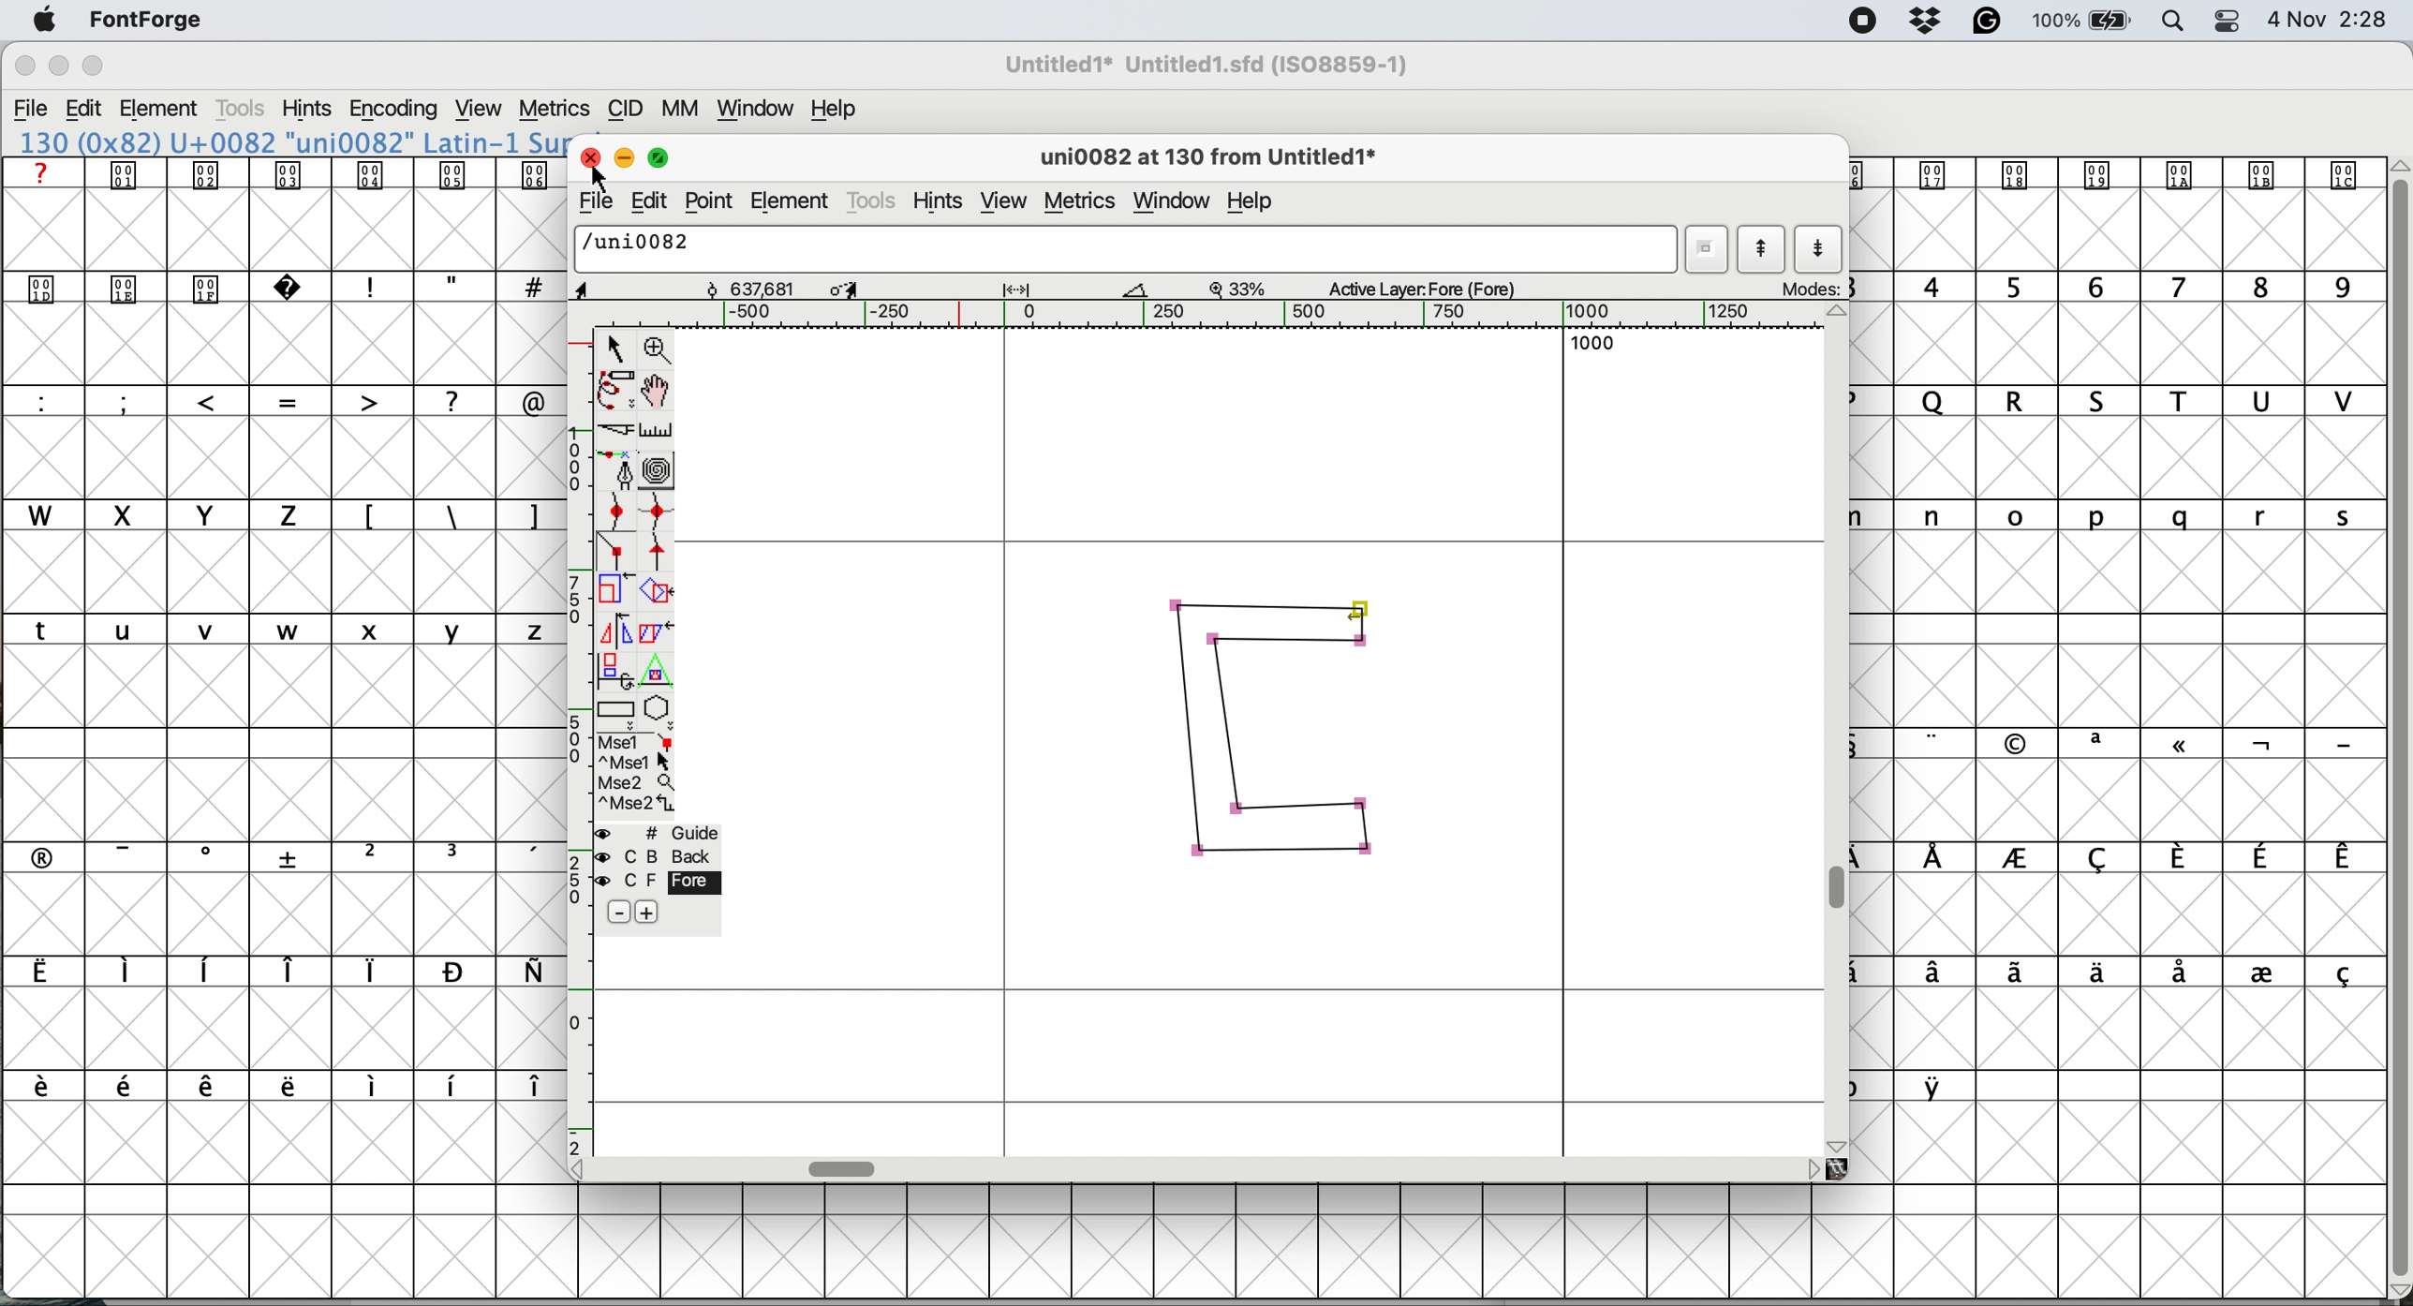 The height and width of the screenshot is (1306, 2413). What do you see at coordinates (1441, 287) in the screenshot?
I see `active layer` at bounding box center [1441, 287].